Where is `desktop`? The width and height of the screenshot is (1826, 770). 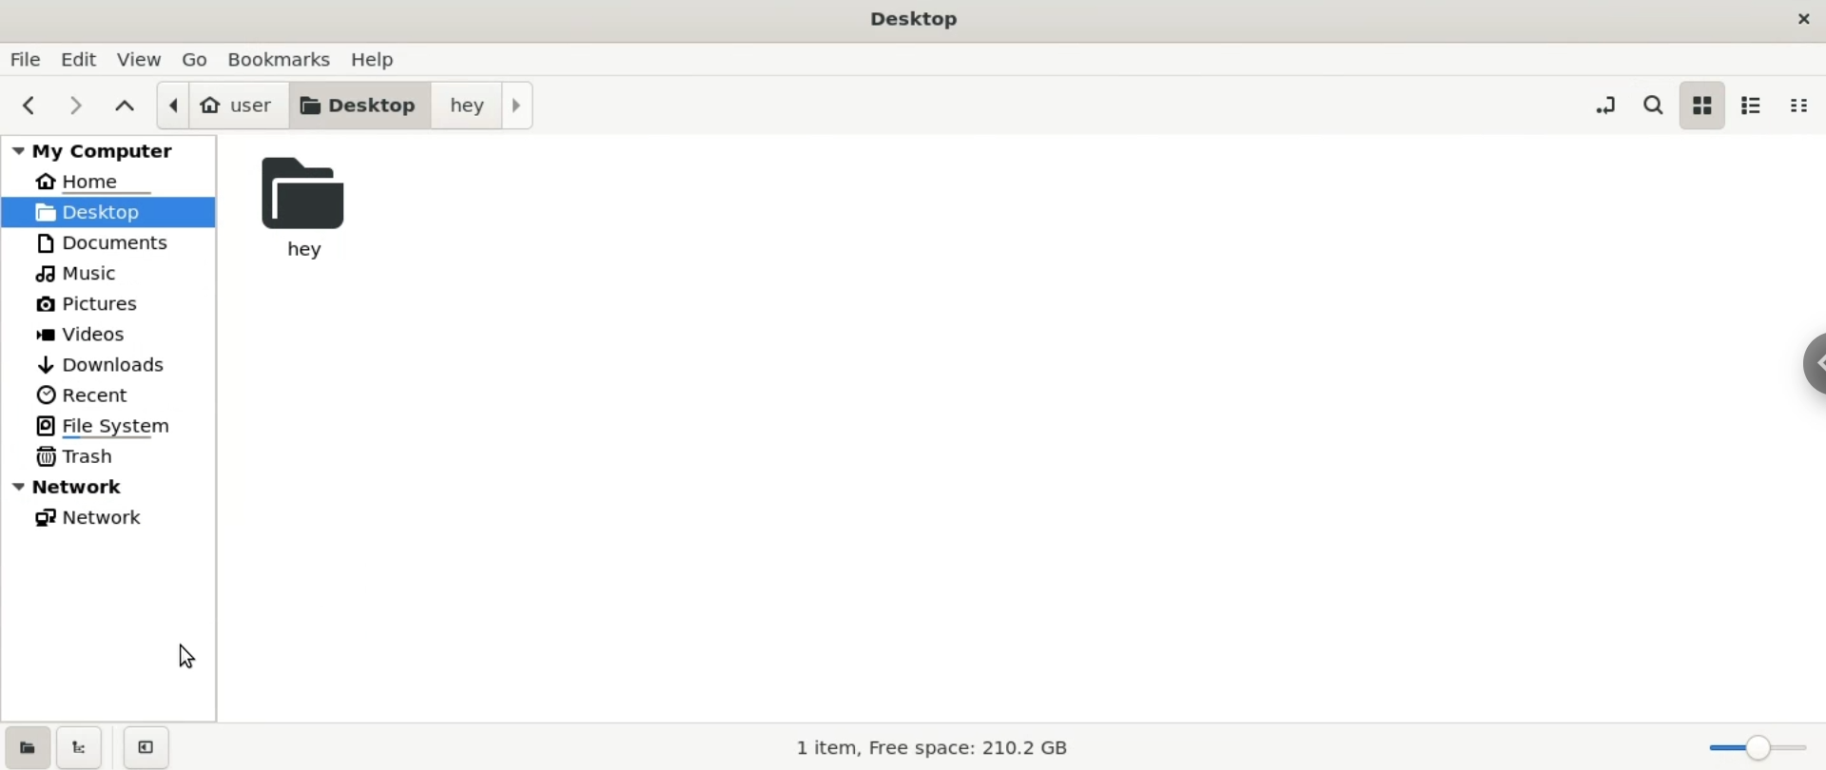 desktop is located at coordinates (107, 212).